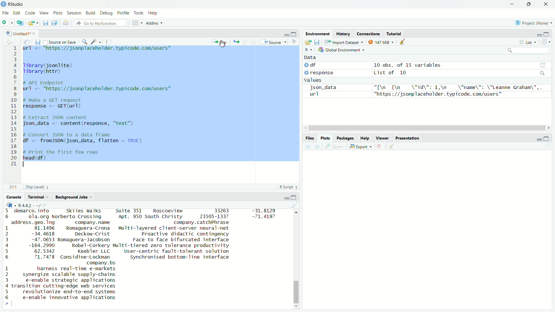 The height and width of the screenshot is (312, 555). I want to click on New file, so click(8, 23).